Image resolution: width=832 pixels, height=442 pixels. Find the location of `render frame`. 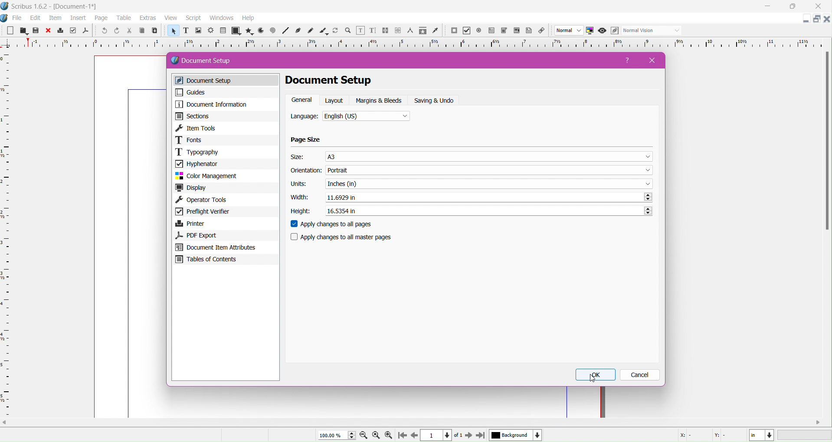

render frame is located at coordinates (210, 31).